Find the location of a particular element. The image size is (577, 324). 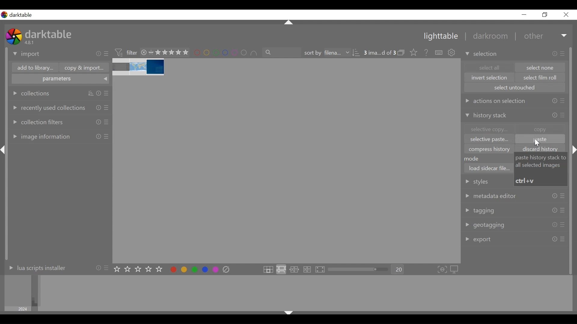

Collapse  is located at coordinates (289, 23).